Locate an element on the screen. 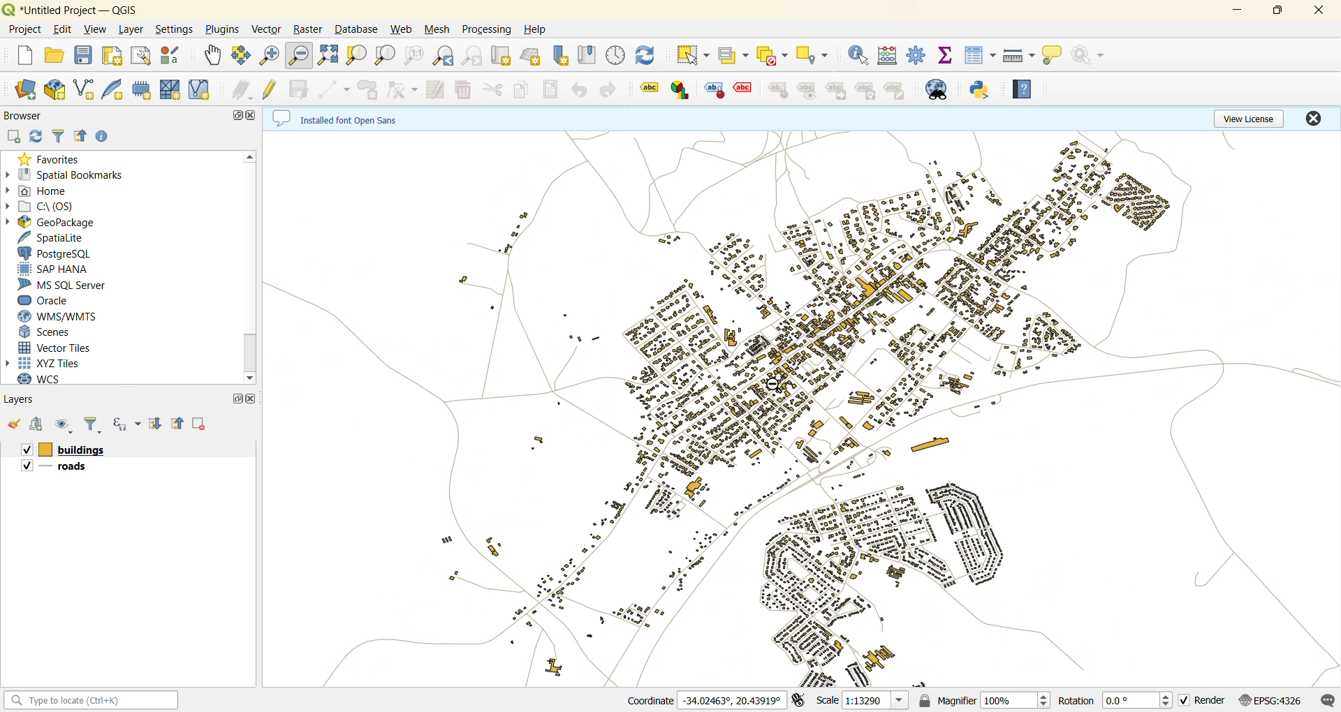  zoom full is located at coordinates (329, 56).